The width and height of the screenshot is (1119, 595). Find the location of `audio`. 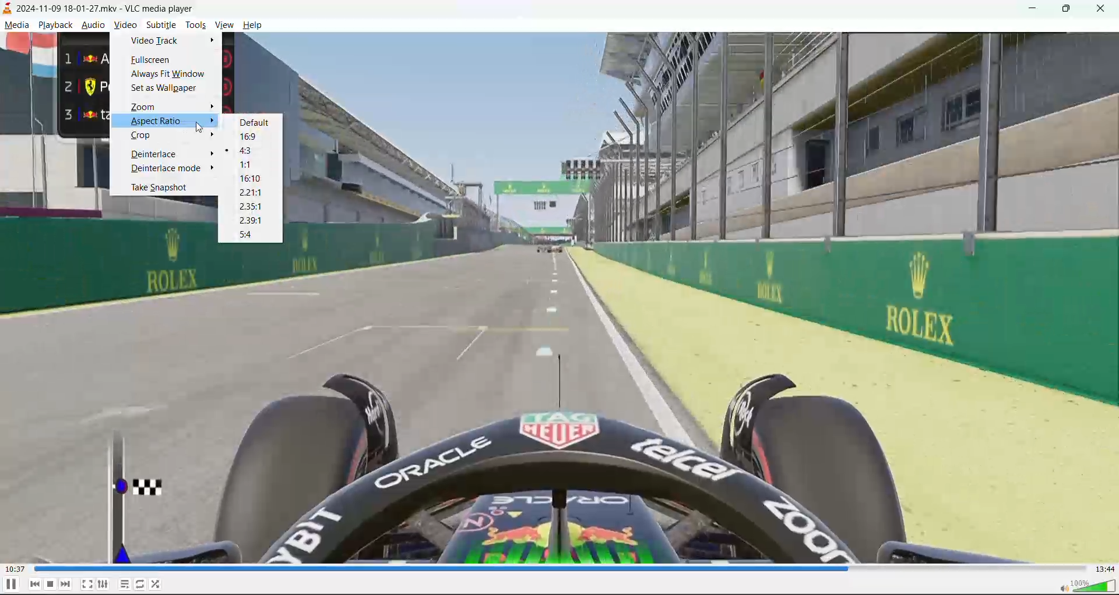

audio is located at coordinates (95, 26).